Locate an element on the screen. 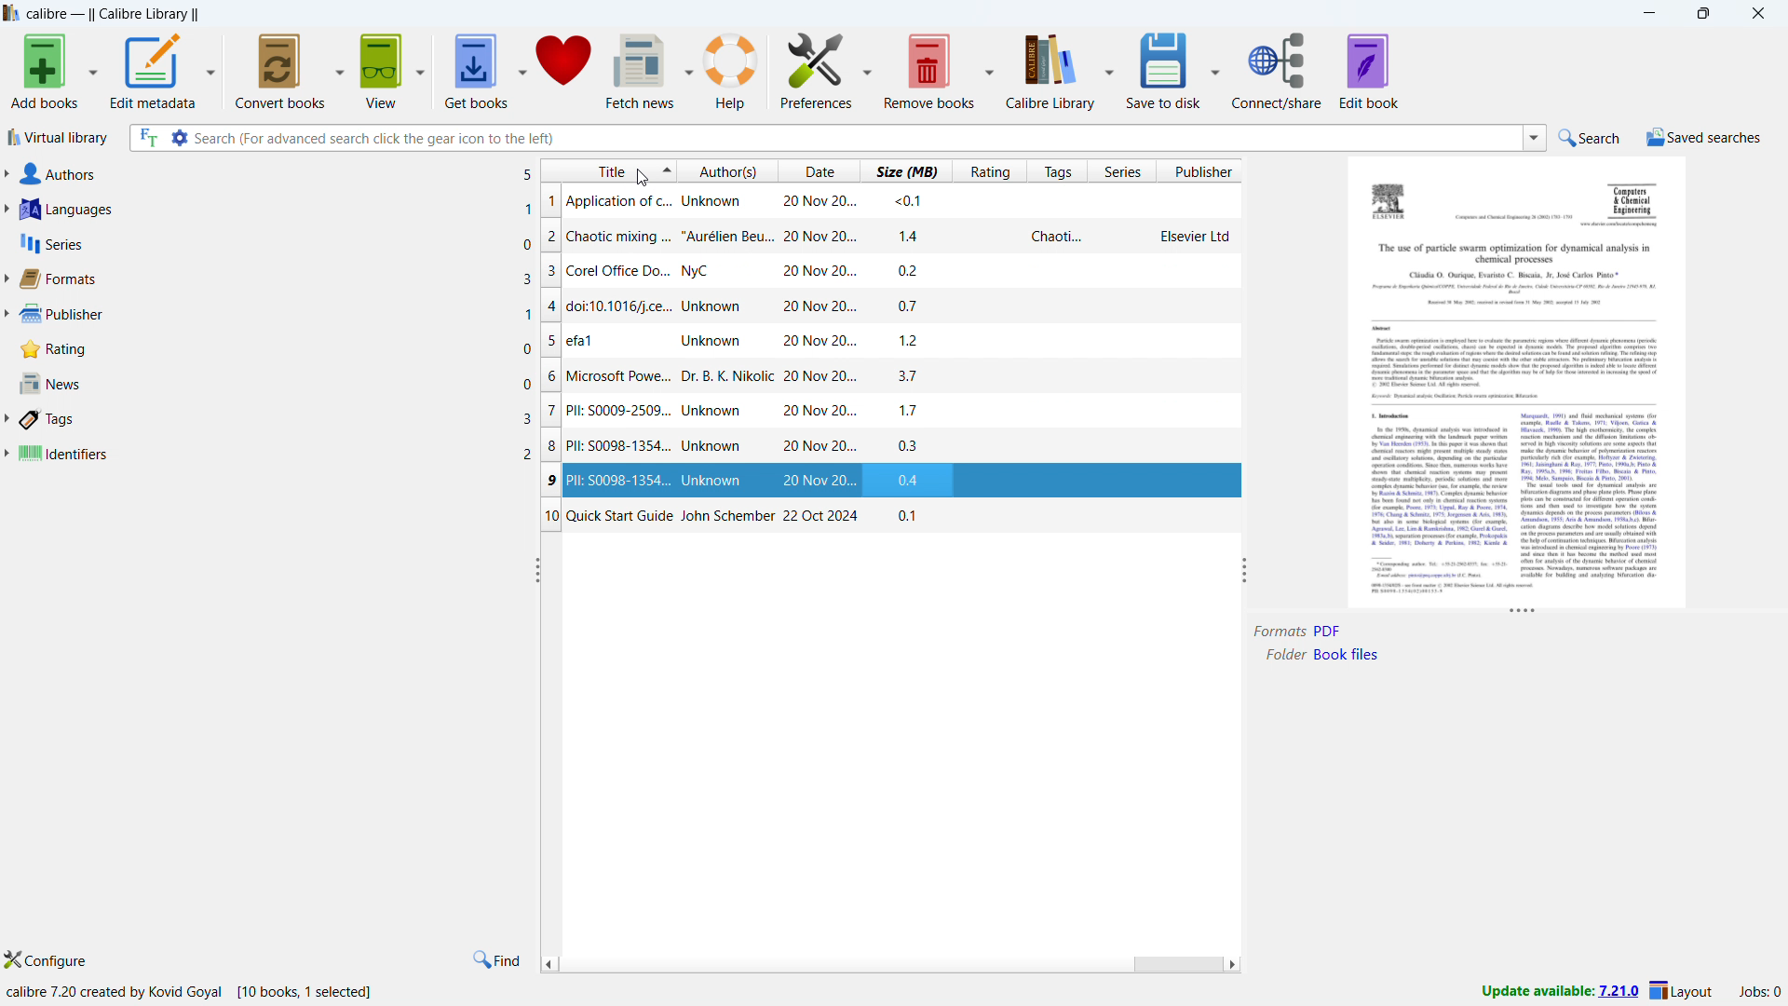  2 is located at coordinates (551, 238).